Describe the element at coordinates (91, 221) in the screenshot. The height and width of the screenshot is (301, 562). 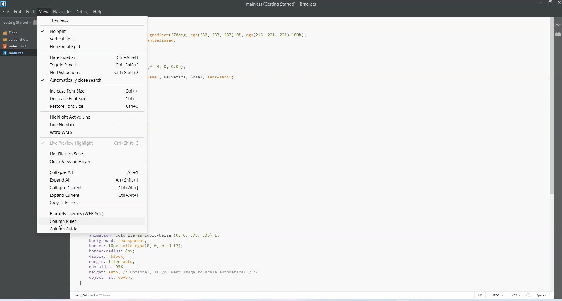
I see `Column Ruler` at that location.